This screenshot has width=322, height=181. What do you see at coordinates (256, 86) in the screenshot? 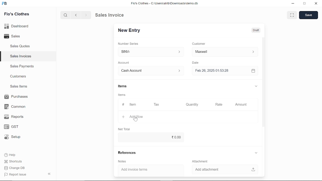
I see `expand` at bounding box center [256, 86].